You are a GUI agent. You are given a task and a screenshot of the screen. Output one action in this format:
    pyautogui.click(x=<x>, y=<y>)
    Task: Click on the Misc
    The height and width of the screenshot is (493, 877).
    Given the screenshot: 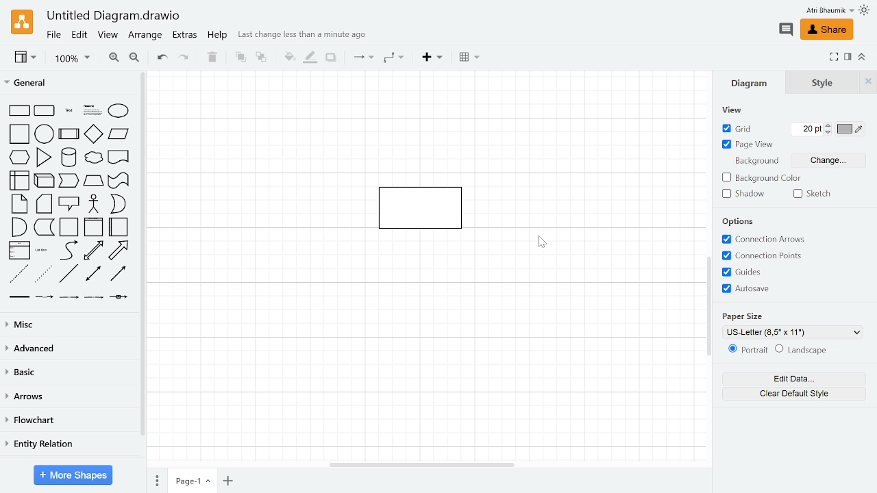 What is the action you would take?
    pyautogui.click(x=70, y=325)
    